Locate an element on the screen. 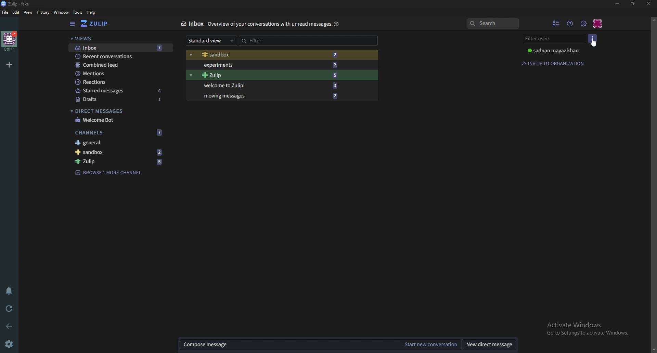 The height and width of the screenshot is (353, 657). Combined feed is located at coordinates (120, 65).